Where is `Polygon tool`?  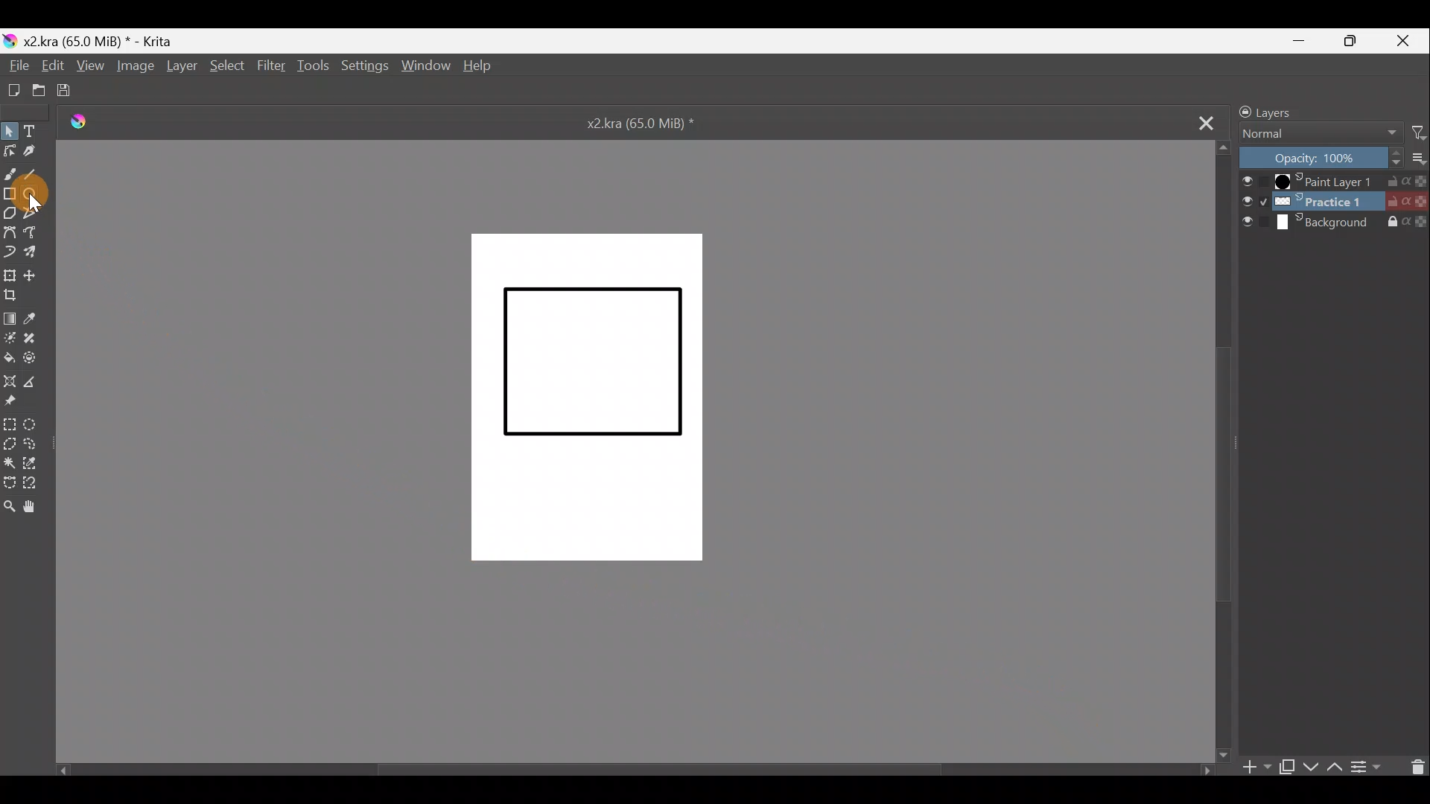
Polygon tool is located at coordinates (9, 212).